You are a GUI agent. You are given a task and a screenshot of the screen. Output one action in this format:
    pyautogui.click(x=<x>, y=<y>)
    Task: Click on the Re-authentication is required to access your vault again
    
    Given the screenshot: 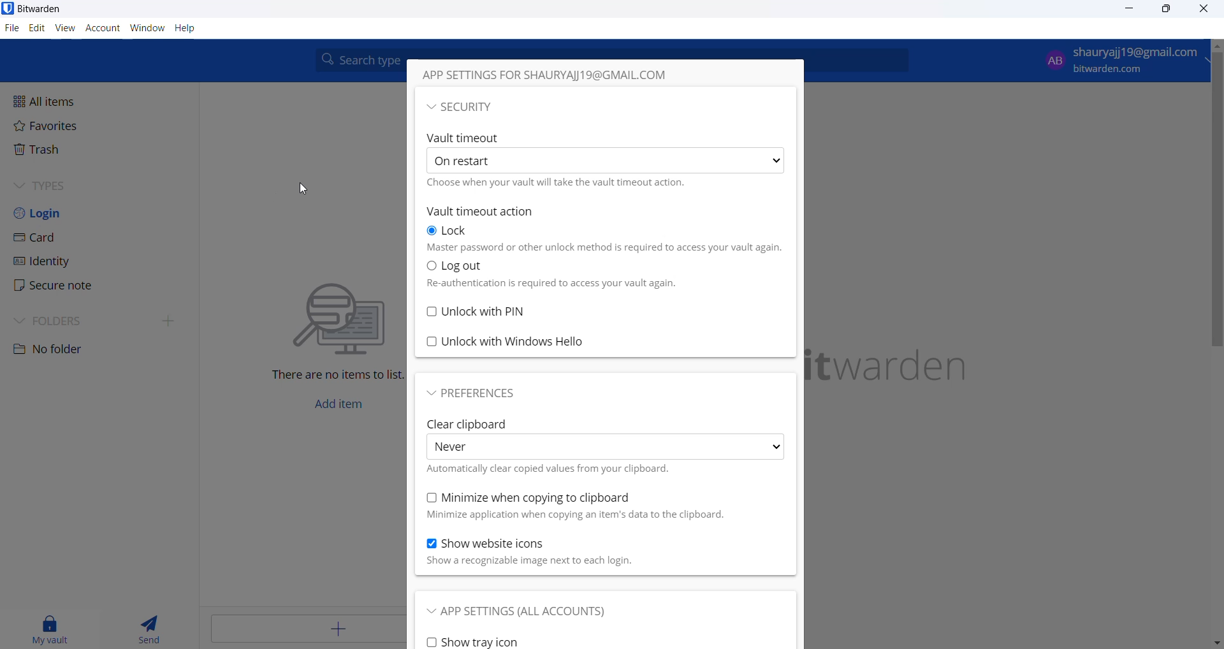 What is the action you would take?
    pyautogui.click(x=579, y=286)
    